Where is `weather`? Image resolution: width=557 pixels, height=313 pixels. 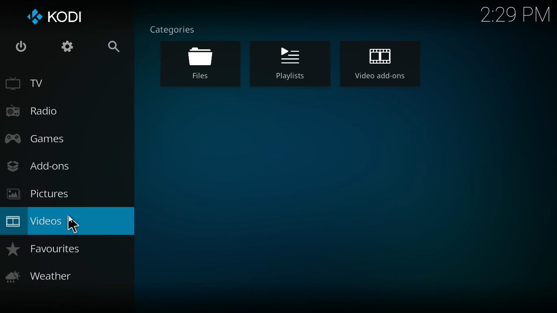 weather is located at coordinates (65, 277).